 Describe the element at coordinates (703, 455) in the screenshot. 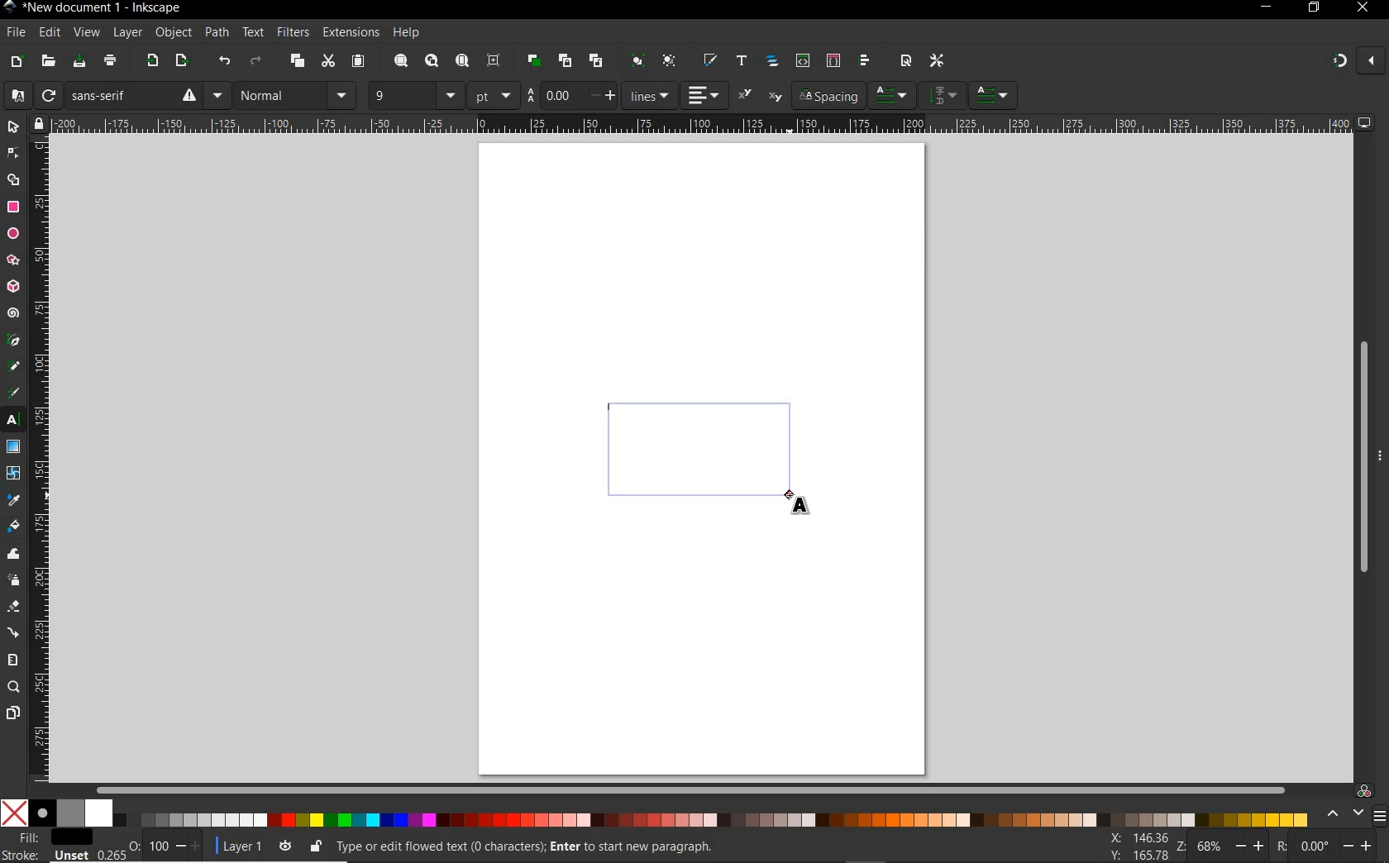

I see `canvas` at that location.